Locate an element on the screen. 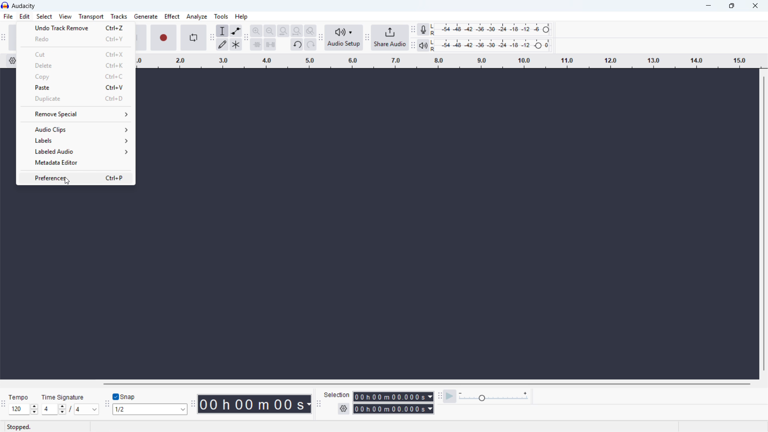  selection tool is located at coordinates (222, 30).